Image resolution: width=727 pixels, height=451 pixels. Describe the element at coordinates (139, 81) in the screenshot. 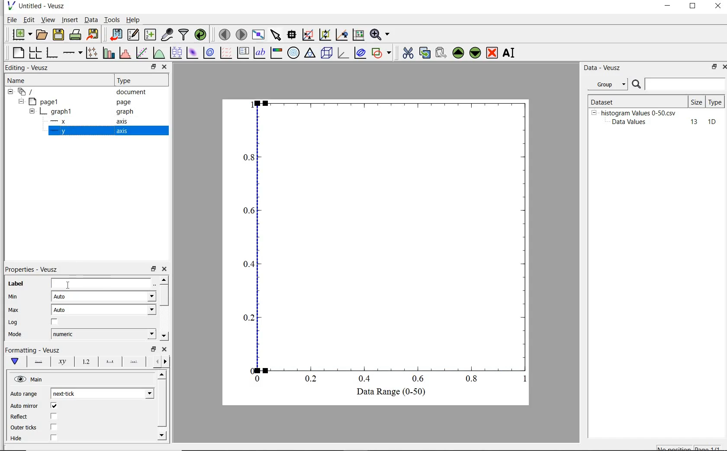

I see `Type` at that location.